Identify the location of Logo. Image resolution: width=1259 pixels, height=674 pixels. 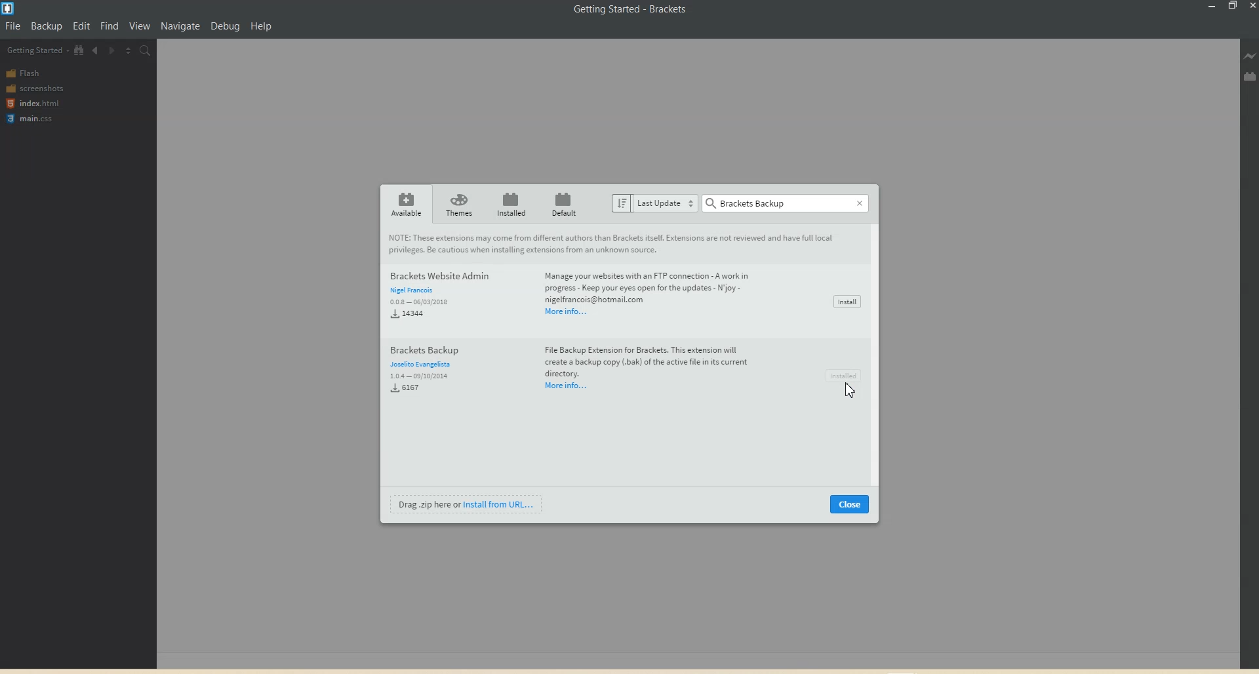
(10, 9).